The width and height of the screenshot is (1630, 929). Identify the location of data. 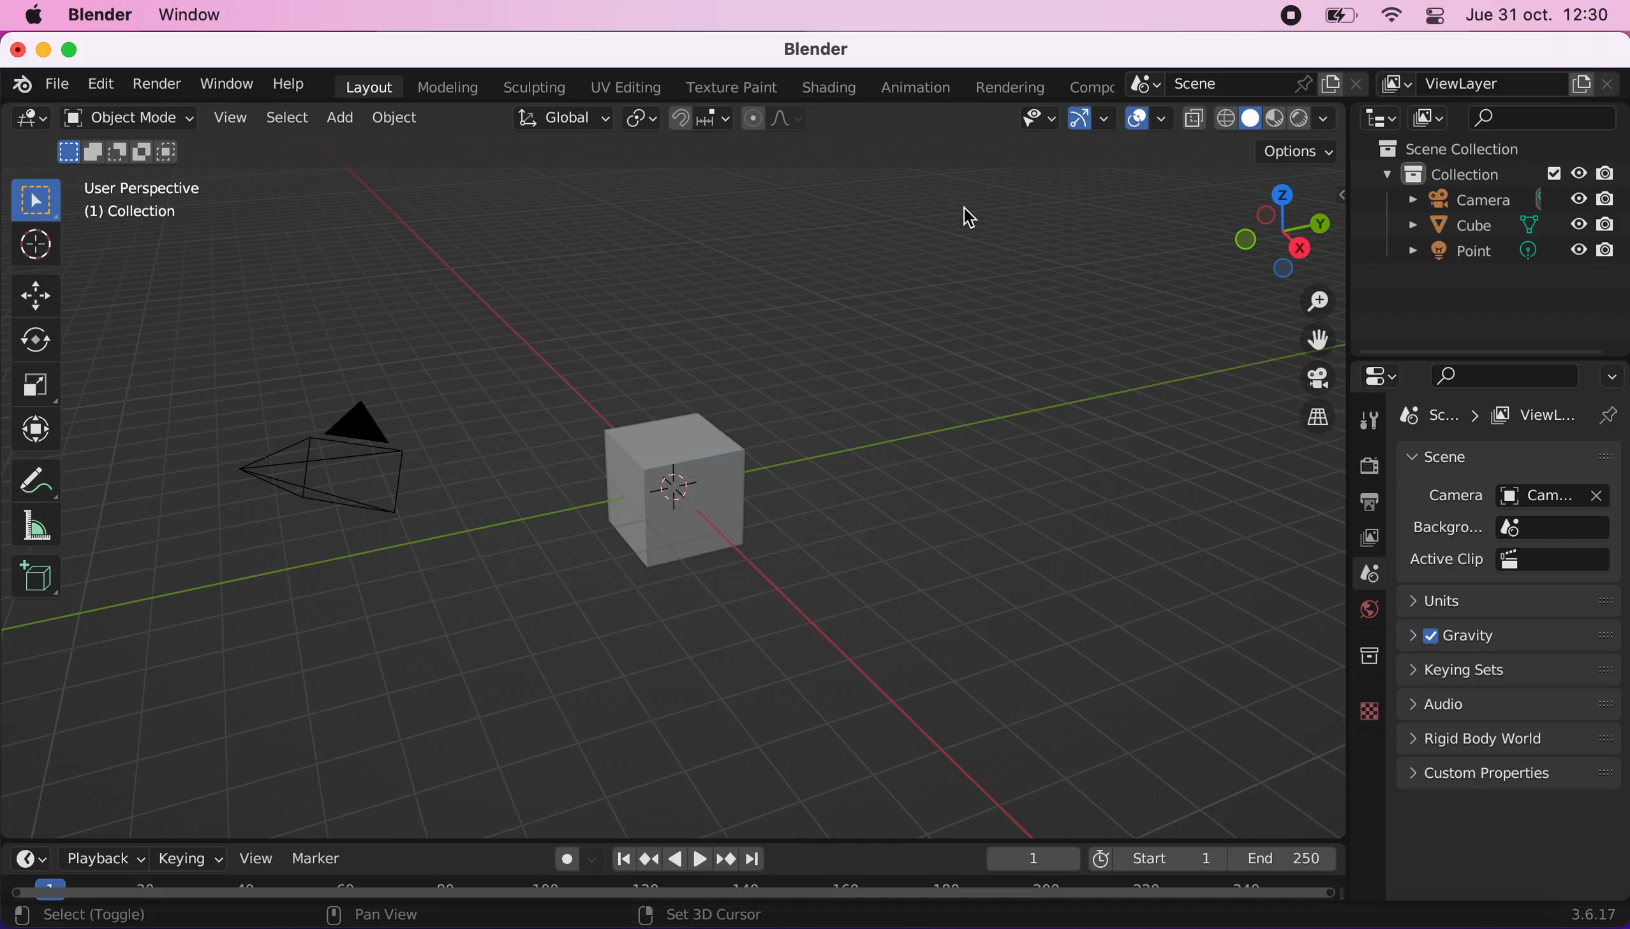
(1361, 710).